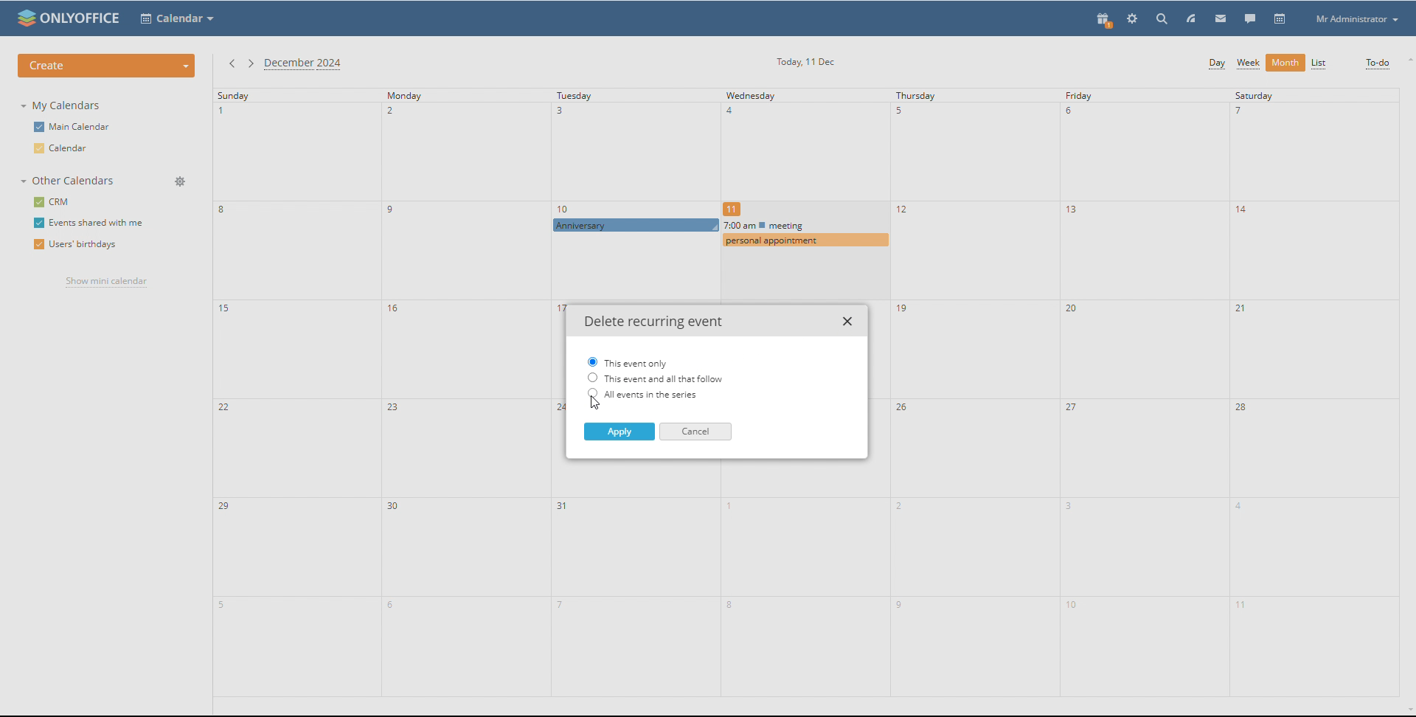 Image resolution: width=1416 pixels, height=717 pixels. I want to click on manage, so click(179, 181).